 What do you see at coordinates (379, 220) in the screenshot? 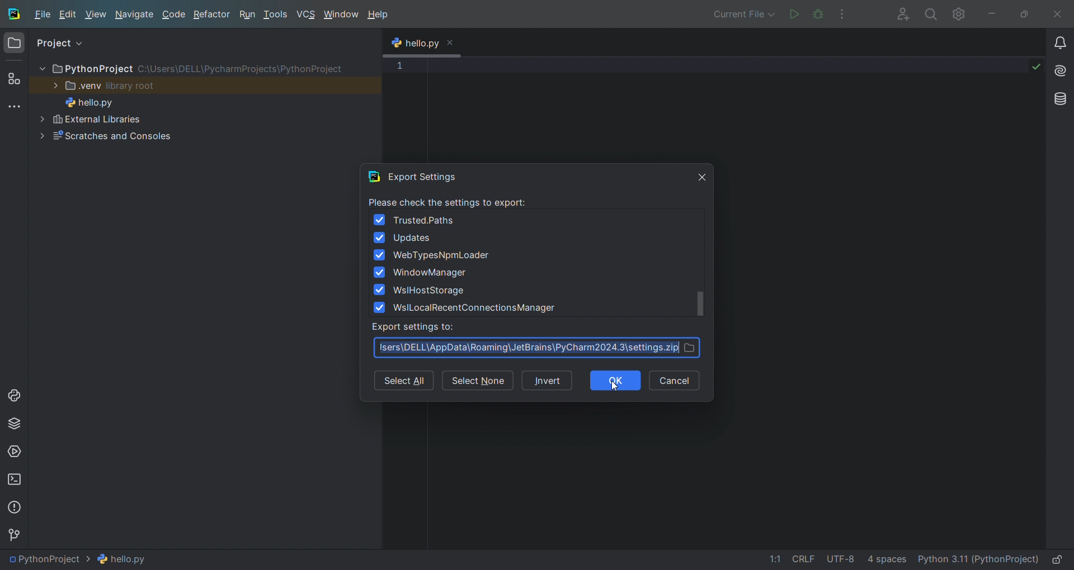
I see `Checked box` at bounding box center [379, 220].